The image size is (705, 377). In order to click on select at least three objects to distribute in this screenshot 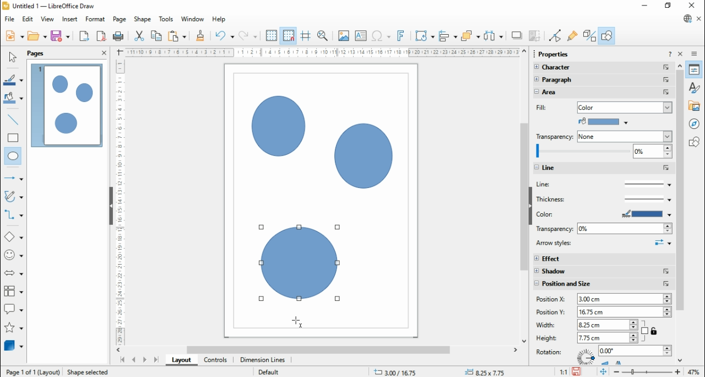, I will do `click(493, 36)`.